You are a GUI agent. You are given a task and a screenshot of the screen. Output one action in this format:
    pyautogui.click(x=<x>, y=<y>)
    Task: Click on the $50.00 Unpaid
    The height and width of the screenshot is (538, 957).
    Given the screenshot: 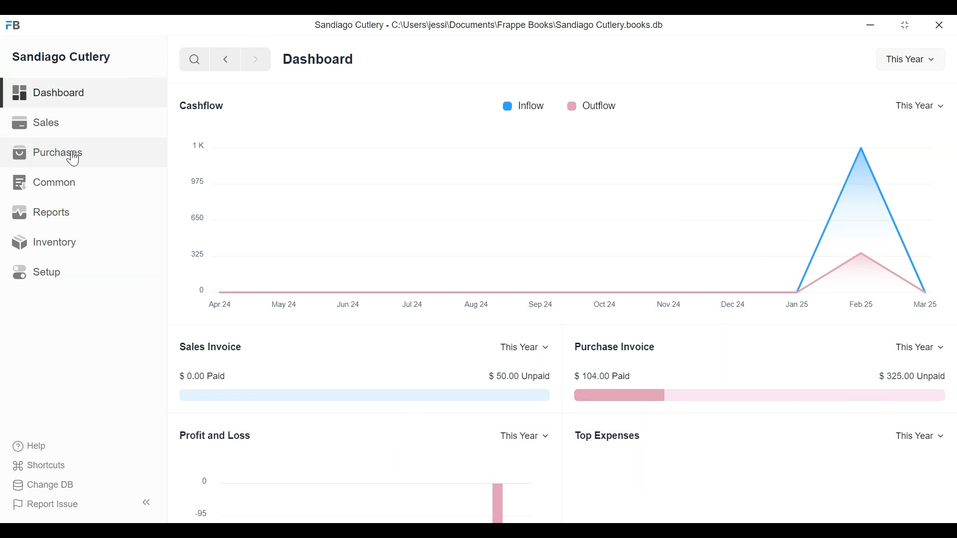 What is the action you would take?
    pyautogui.click(x=518, y=374)
    